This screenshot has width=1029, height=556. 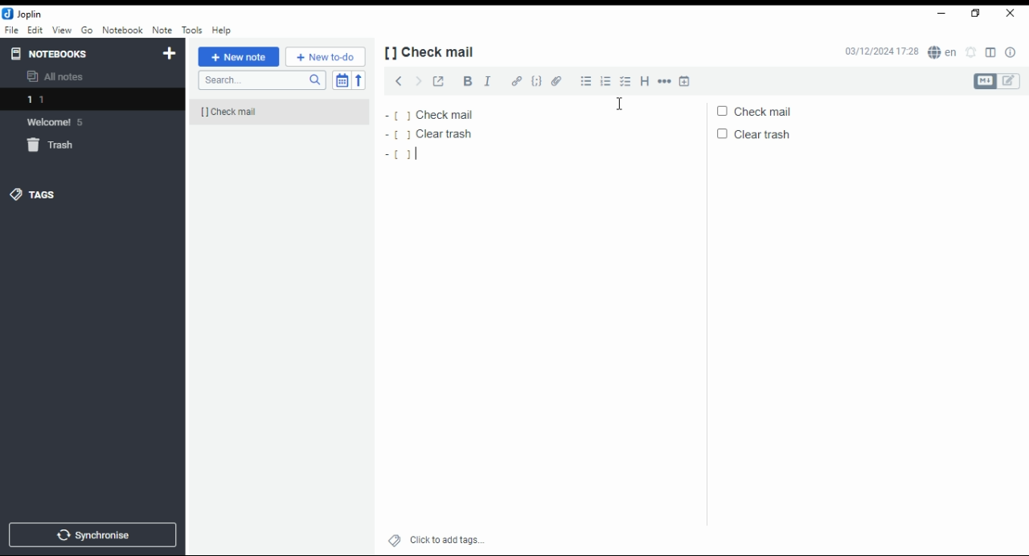 I want to click on checkbox list, so click(x=624, y=80).